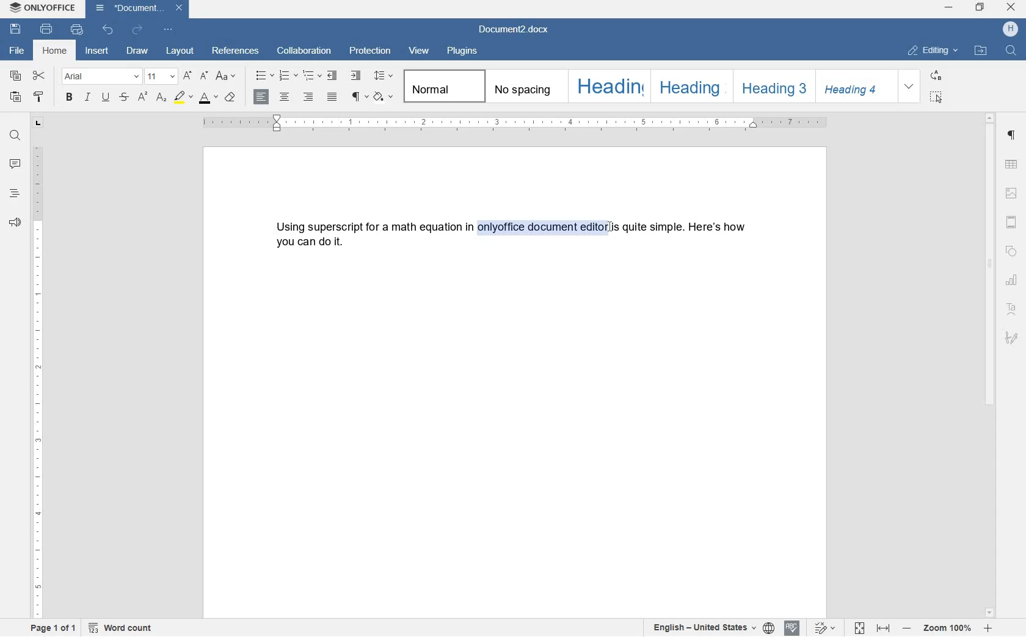 The height and width of the screenshot is (637, 1026). Describe the element at coordinates (515, 235) in the screenshot. I see `Using superscript for a math equation in onlyoffice document editor is quite simple. Here's how you can do it` at that location.